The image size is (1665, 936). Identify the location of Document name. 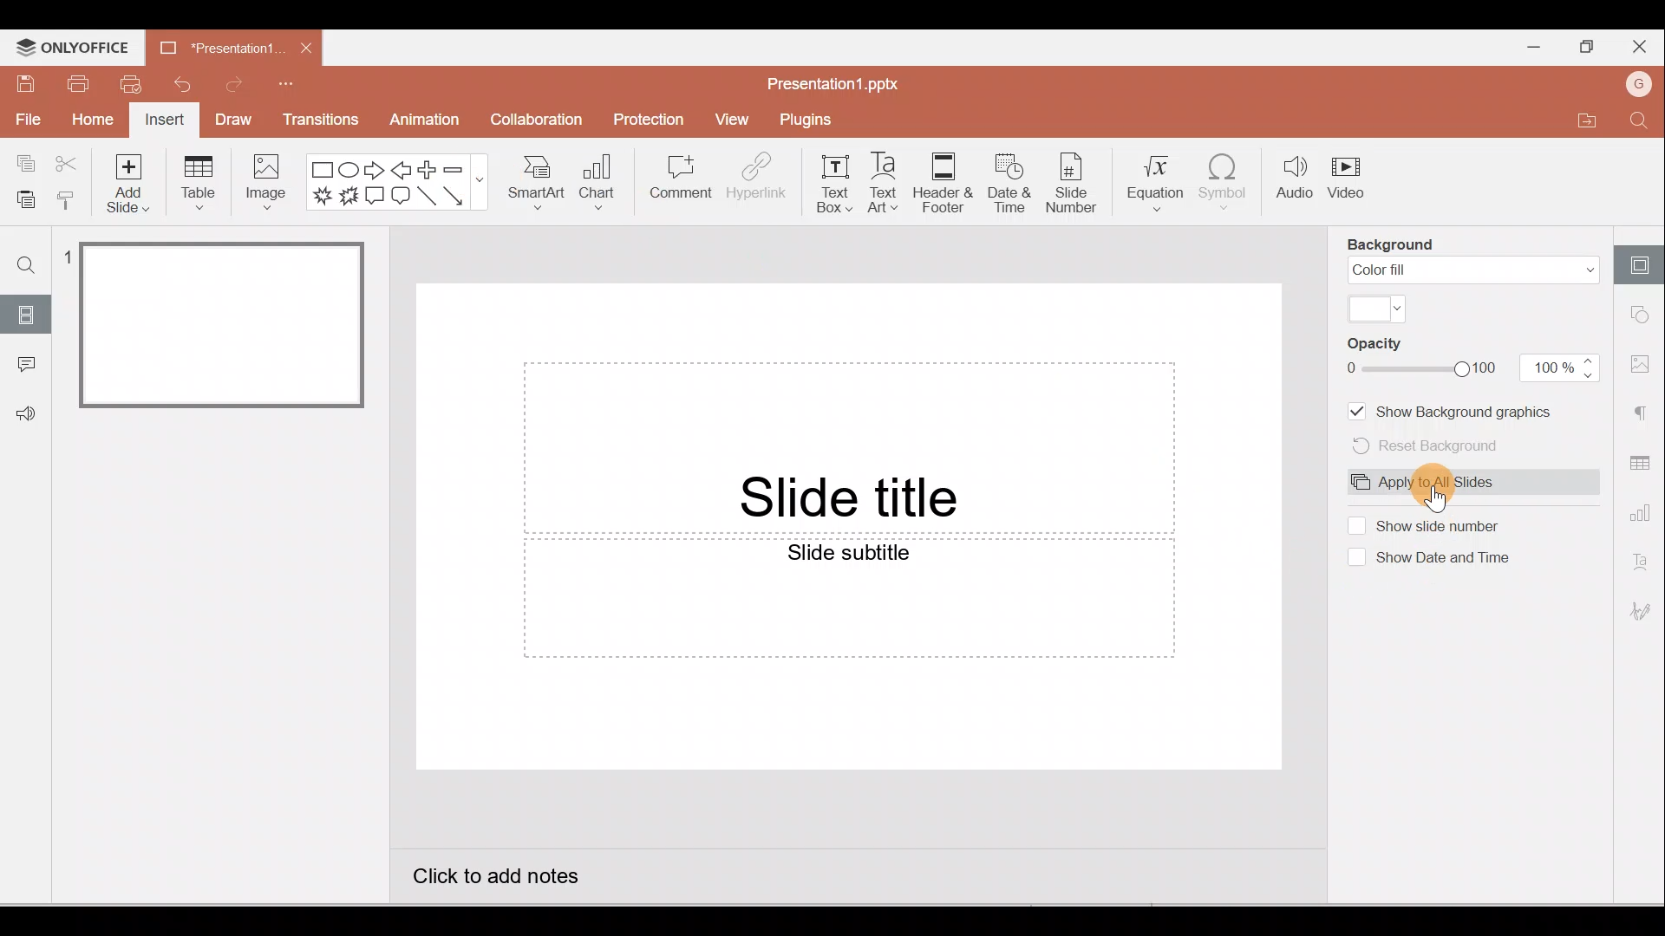
(833, 80).